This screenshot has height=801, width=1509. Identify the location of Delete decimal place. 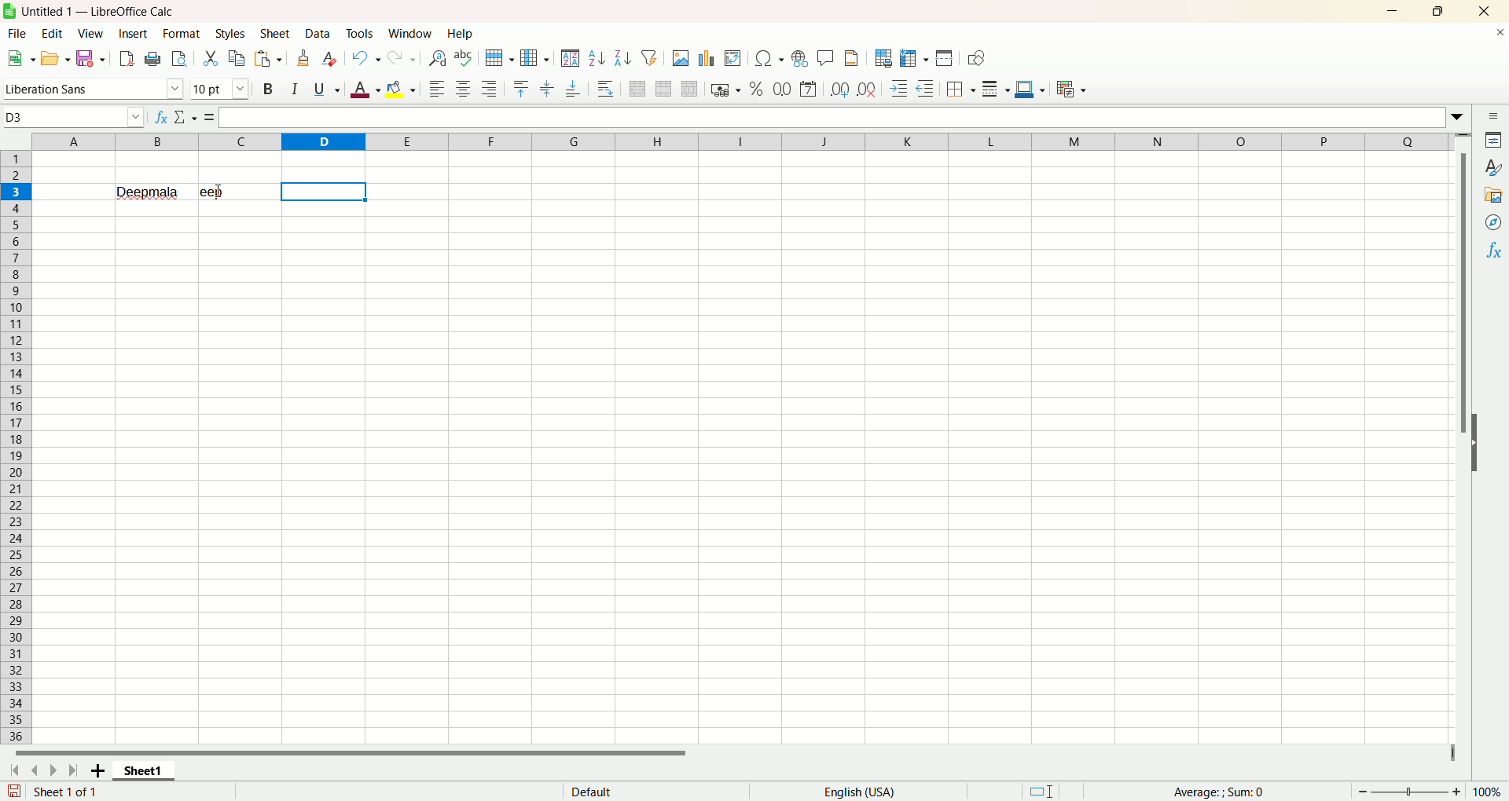
(868, 89).